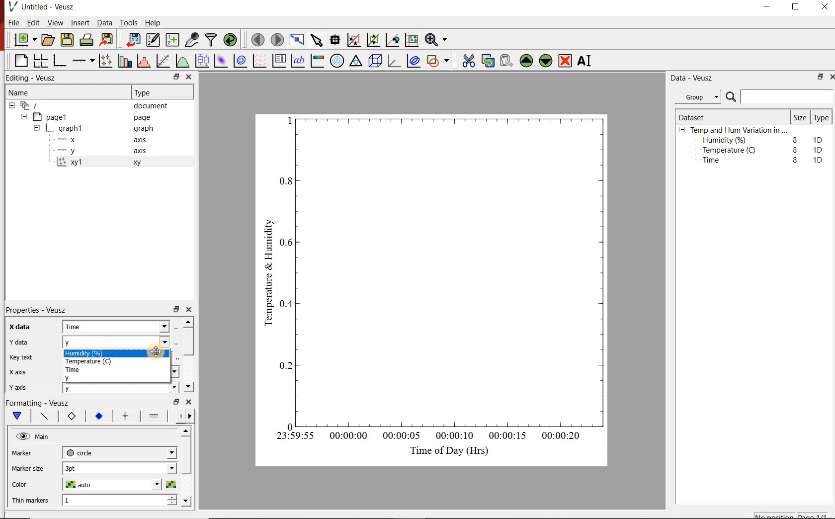 The height and width of the screenshot is (519, 835). I want to click on close, so click(189, 77).